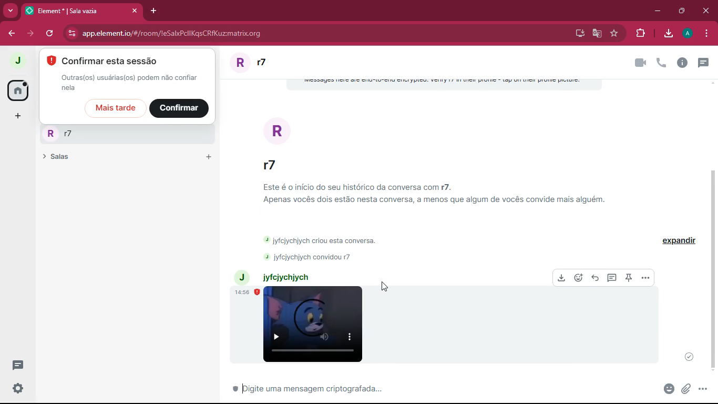 Image resolution: width=718 pixels, height=404 pixels. Describe the element at coordinates (309, 259) in the screenshot. I see `j jyfcjychjych convidou r7` at that location.